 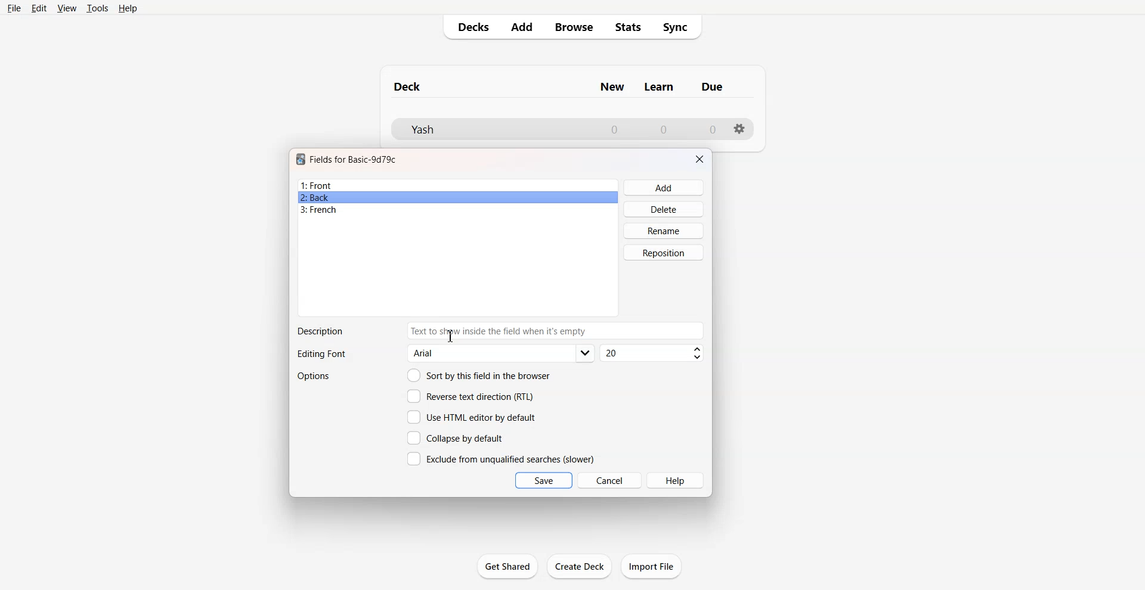 What do you see at coordinates (664, 231) in the screenshot?
I see `Rename` at bounding box center [664, 231].